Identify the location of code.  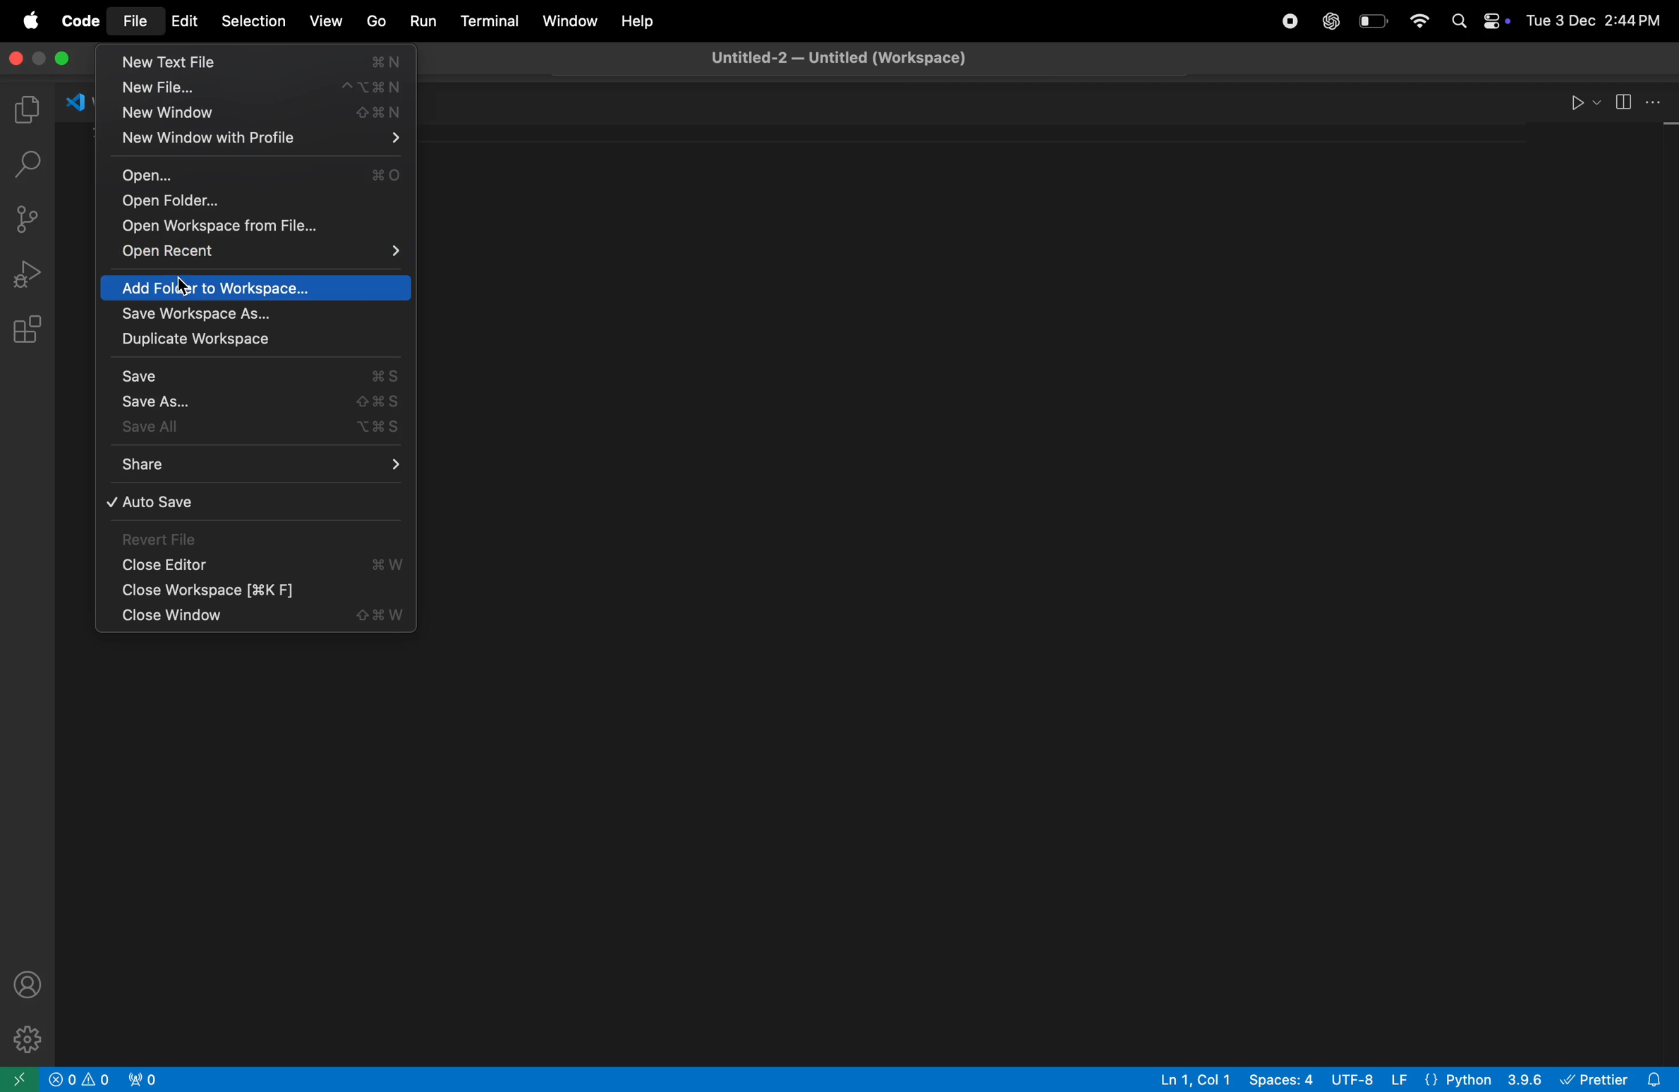
(83, 20).